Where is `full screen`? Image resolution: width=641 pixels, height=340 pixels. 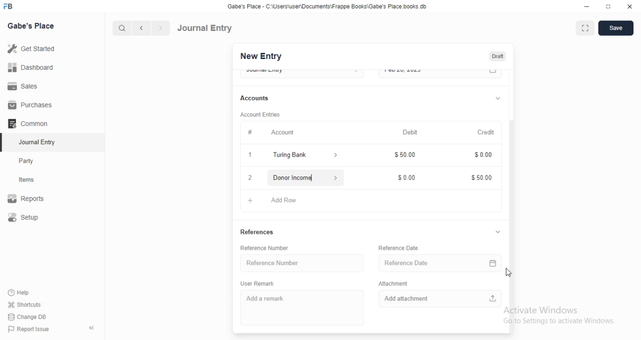
full screen is located at coordinates (587, 28).